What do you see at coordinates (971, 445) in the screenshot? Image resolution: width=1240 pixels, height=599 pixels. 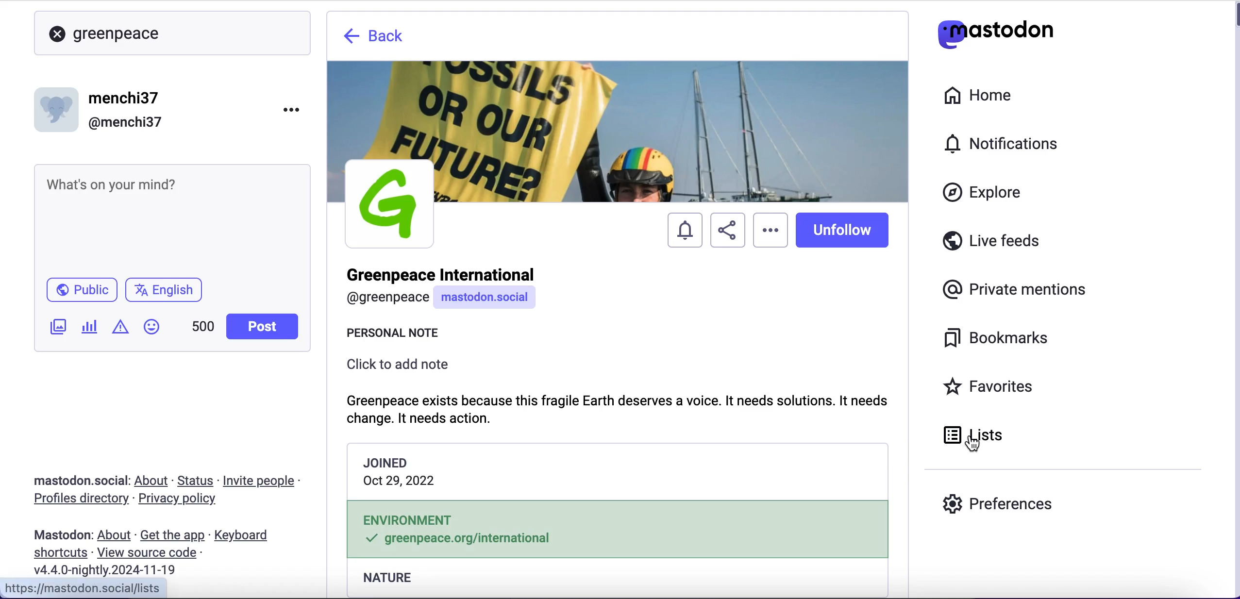 I see `cursor` at bounding box center [971, 445].